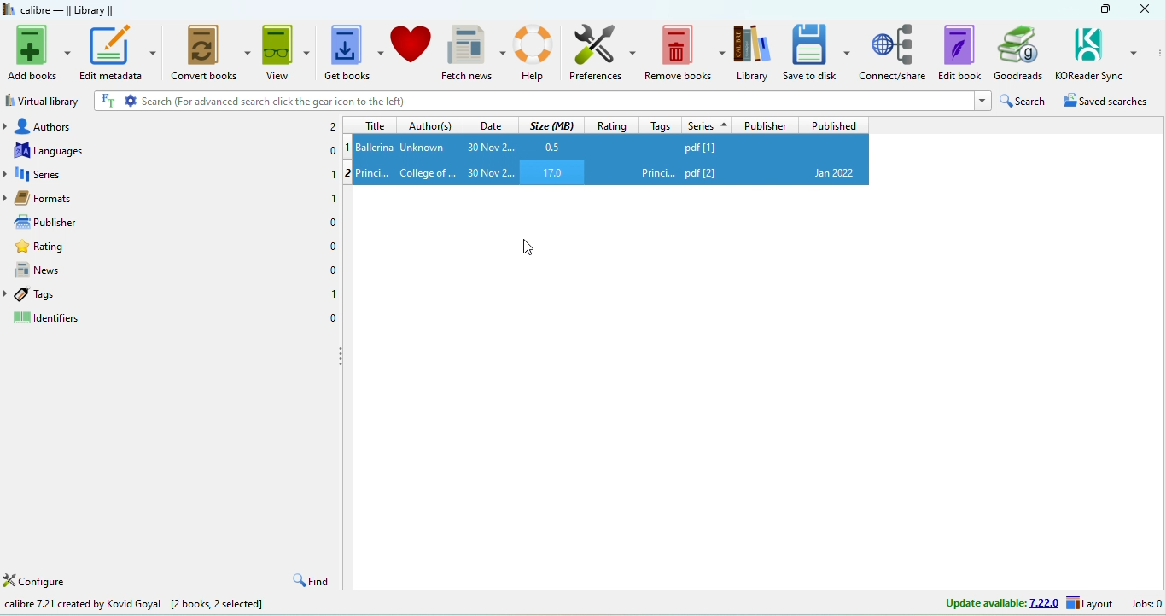 This screenshot has width=1166, height=616. I want to click on 0, so click(332, 317).